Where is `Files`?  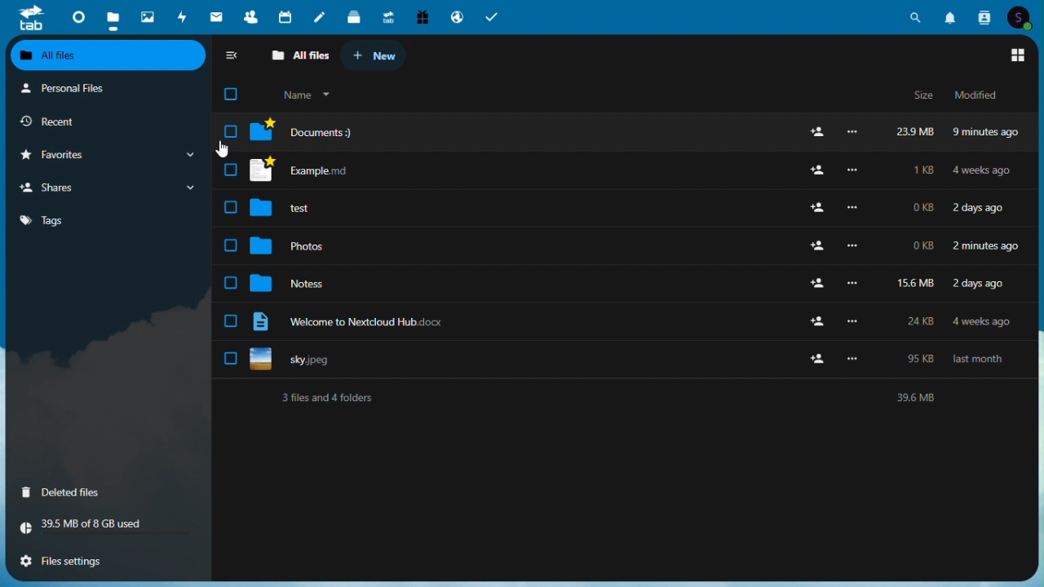
Files is located at coordinates (639, 170).